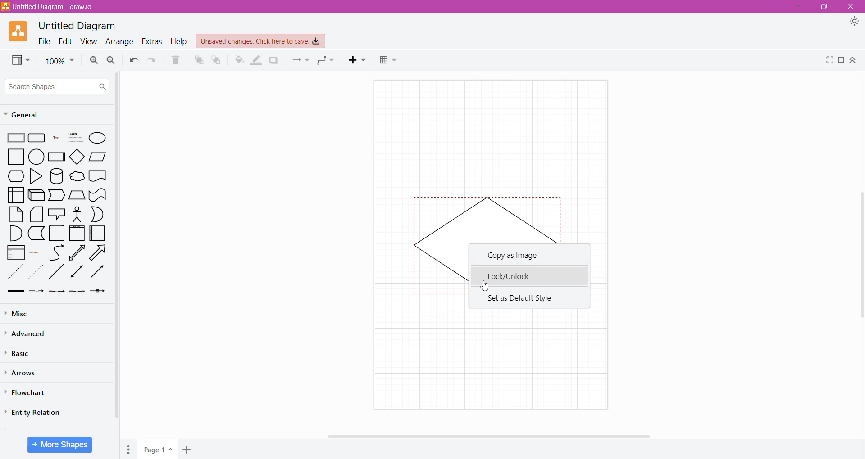 This screenshot has height=459, width=865. Describe the element at coordinates (826, 7) in the screenshot. I see `Restore Down` at that location.